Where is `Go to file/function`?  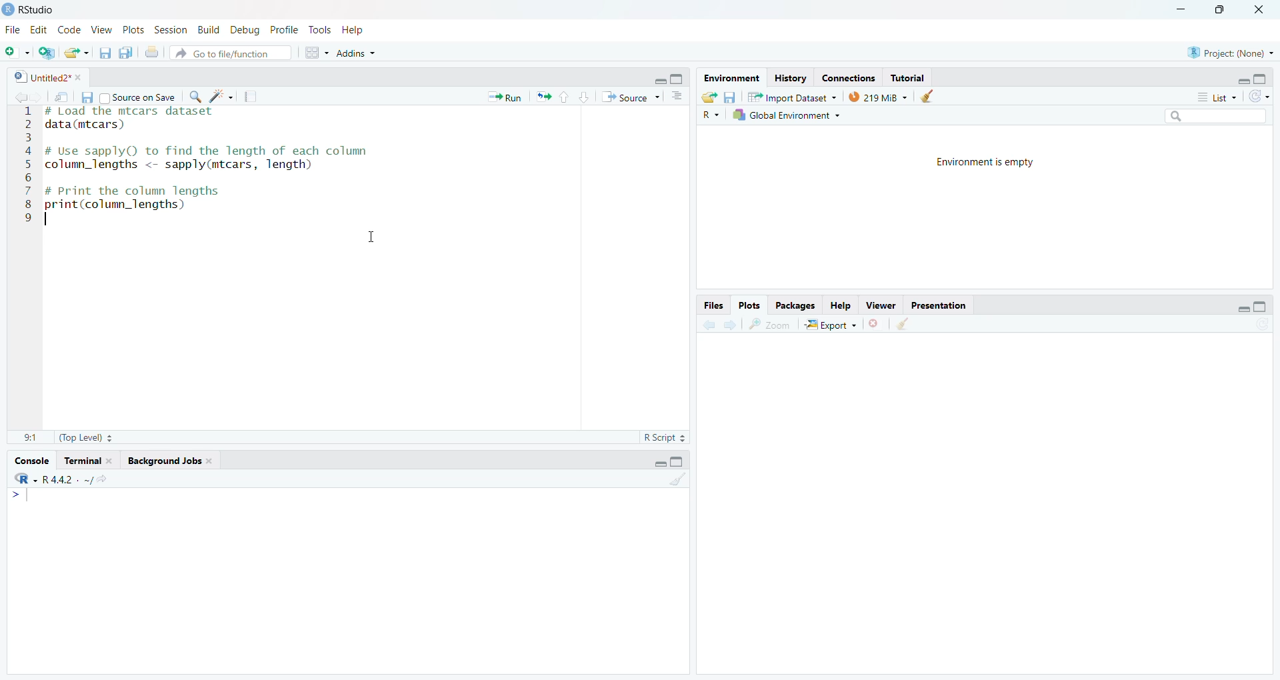
Go to file/function is located at coordinates (231, 53).